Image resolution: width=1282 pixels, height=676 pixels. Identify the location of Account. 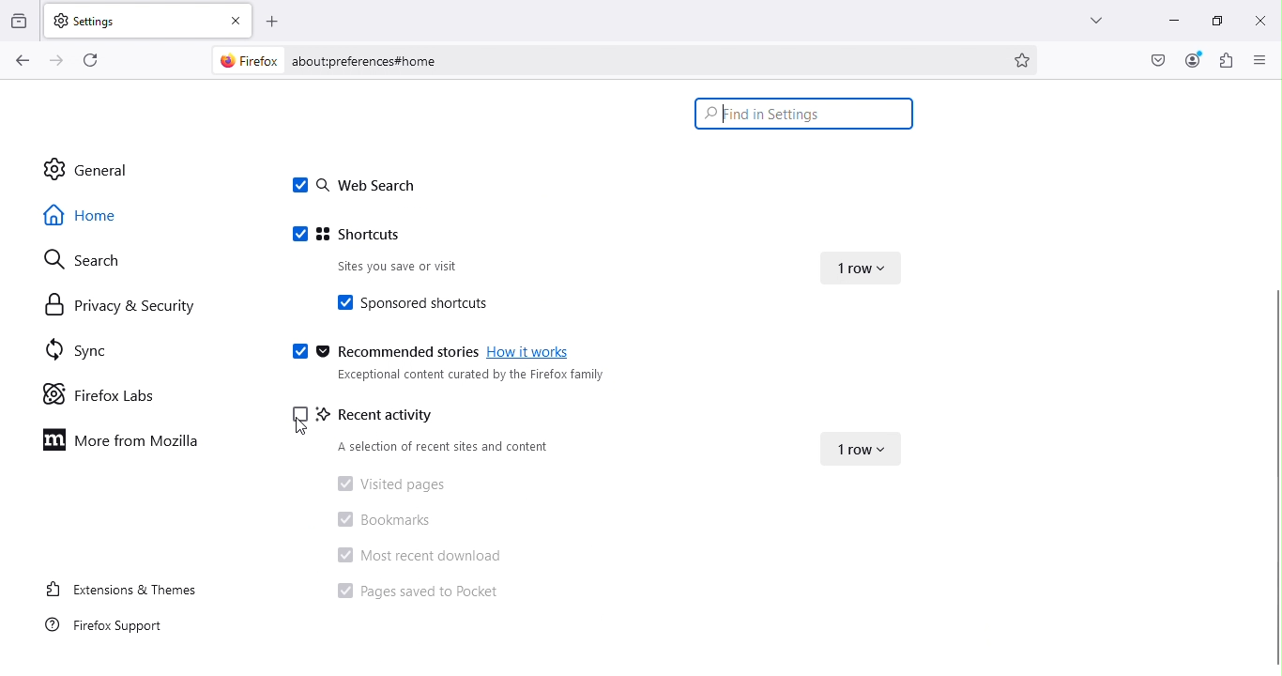
(1193, 60).